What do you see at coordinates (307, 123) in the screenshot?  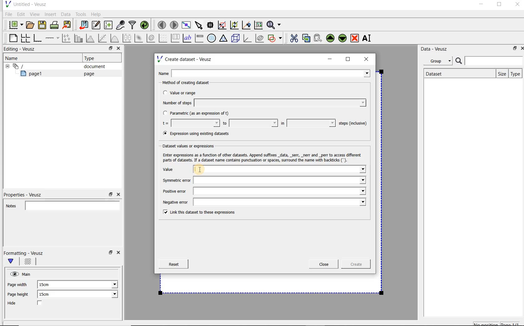 I see `in ` at bounding box center [307, 123].